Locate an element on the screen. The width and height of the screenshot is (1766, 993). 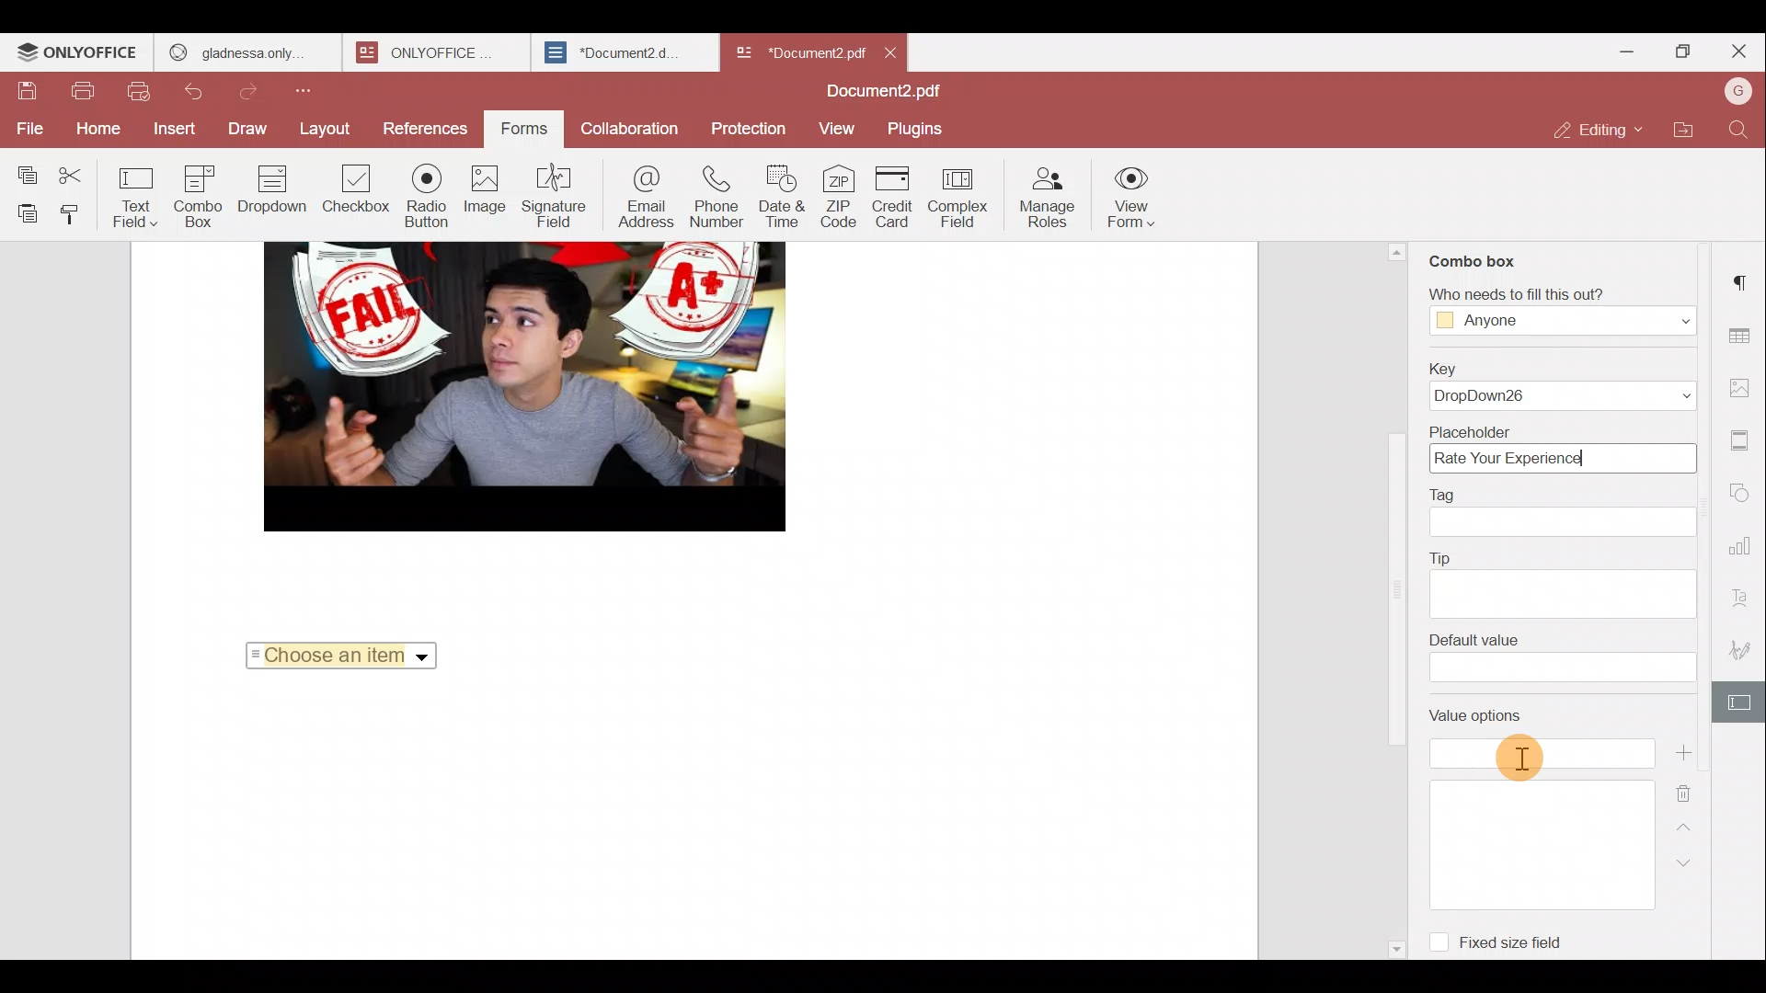
Account name is located at coordinates (1733, 97).